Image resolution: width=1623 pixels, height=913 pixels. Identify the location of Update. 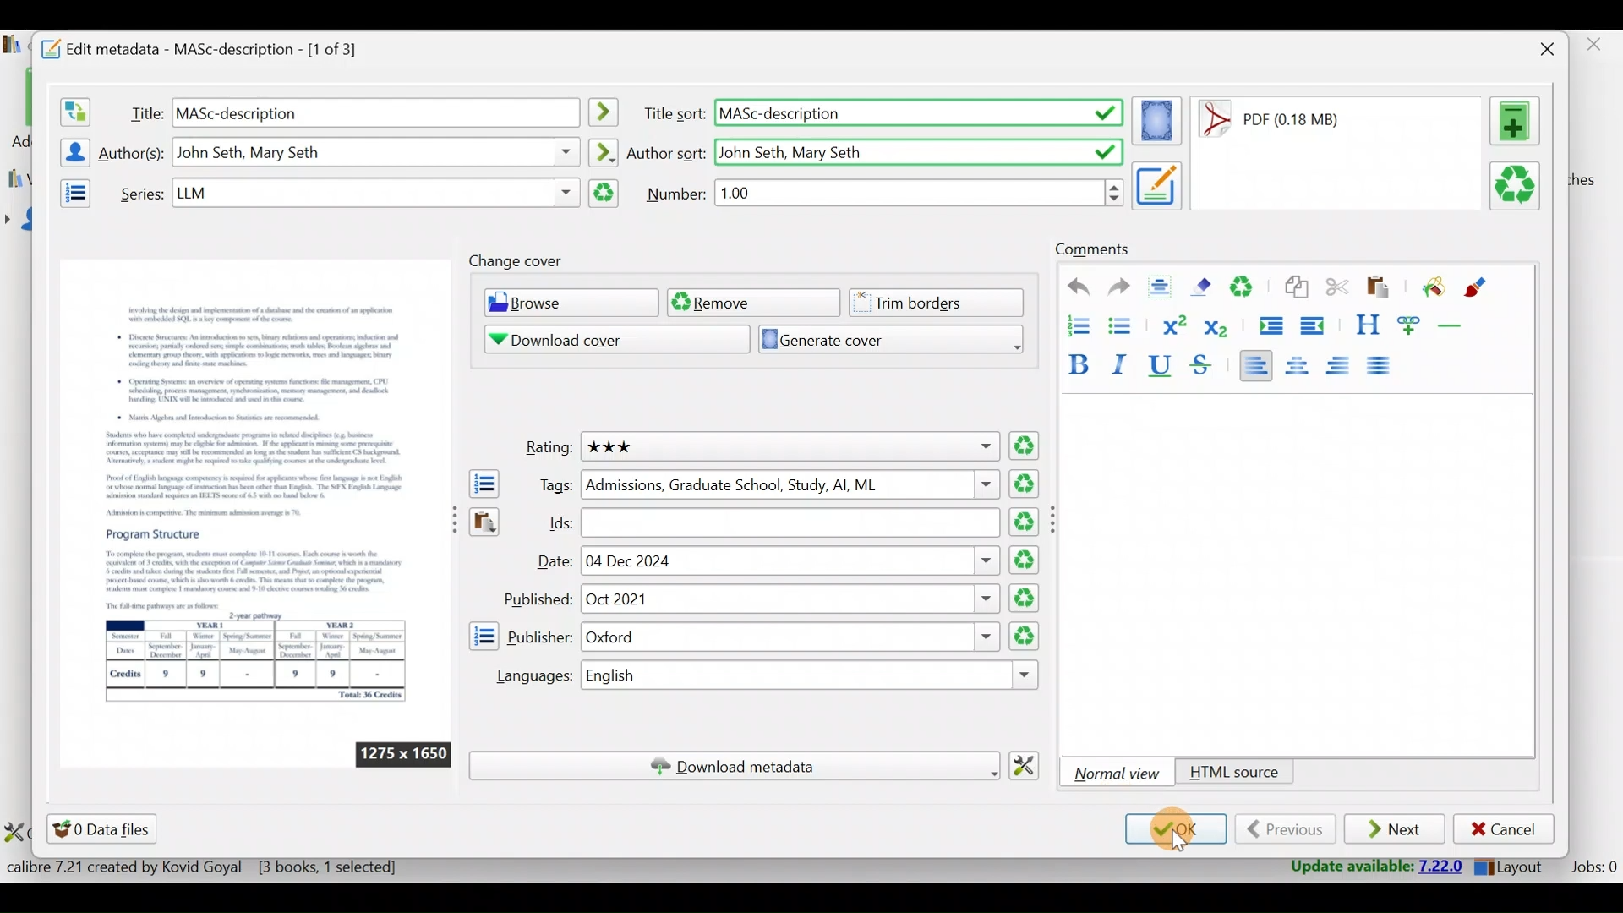
(1367, 866).